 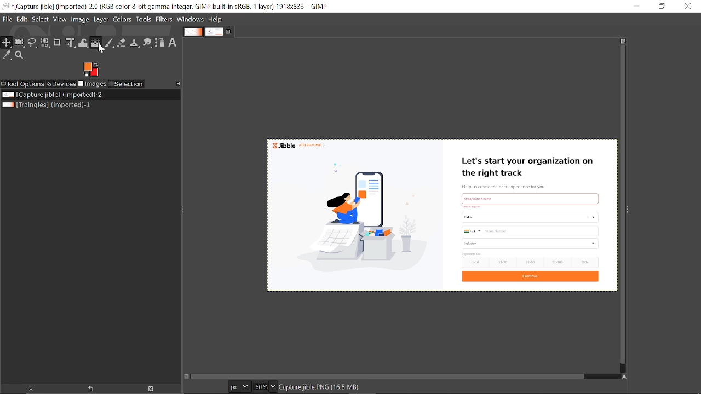 What do you see at coordinates (389, 377) in the screenshot?
I see `Horizontal scrollbar` at bounding box center [389, 377].